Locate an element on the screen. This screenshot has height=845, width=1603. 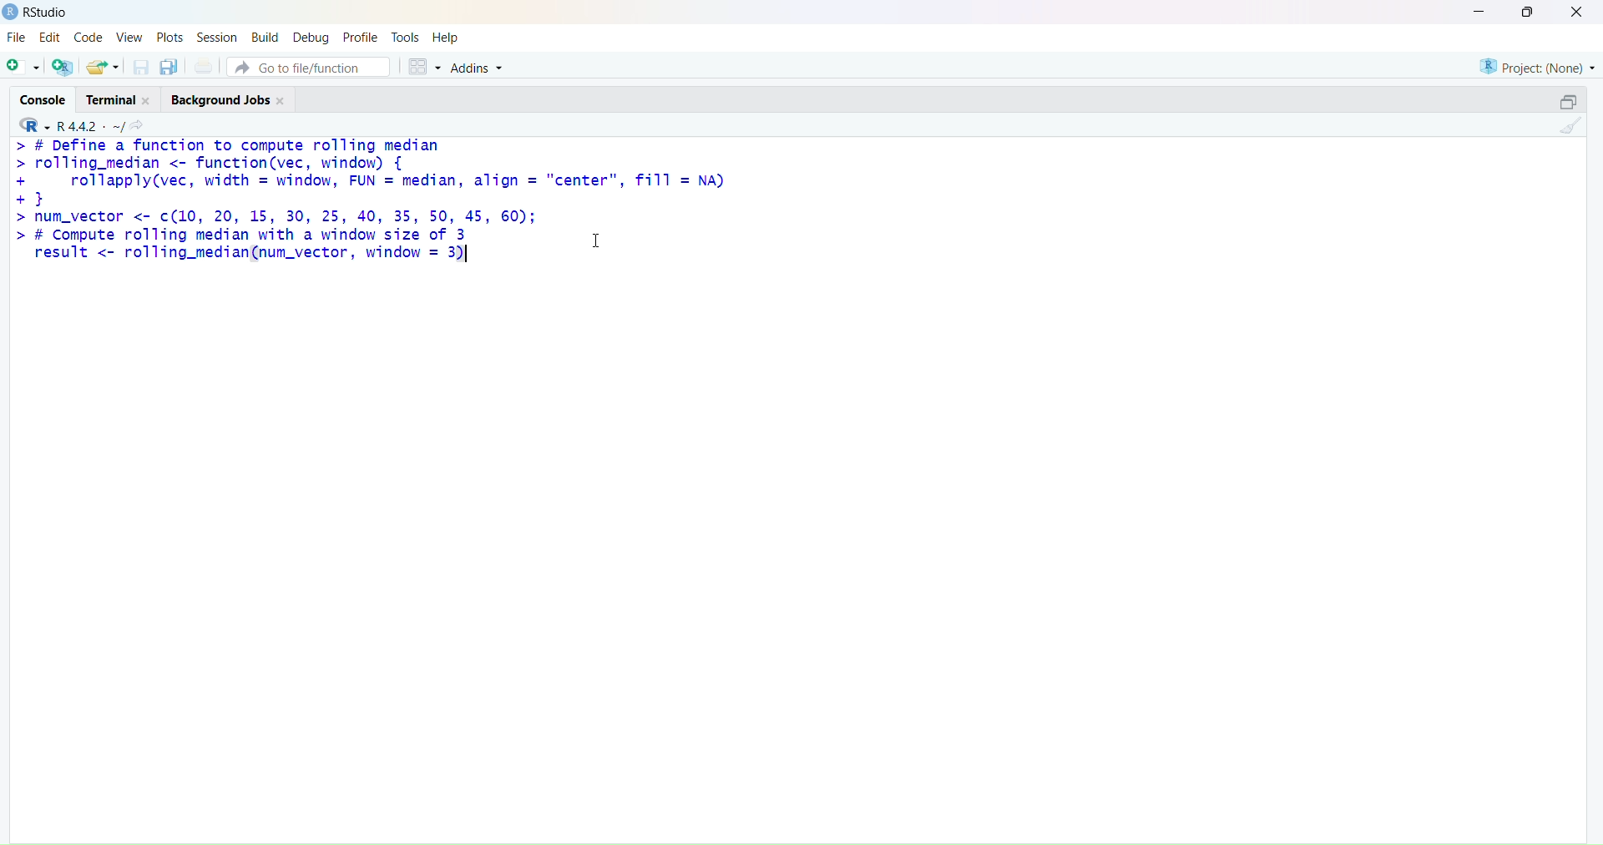
cursor is located at coordinates (598, 240).